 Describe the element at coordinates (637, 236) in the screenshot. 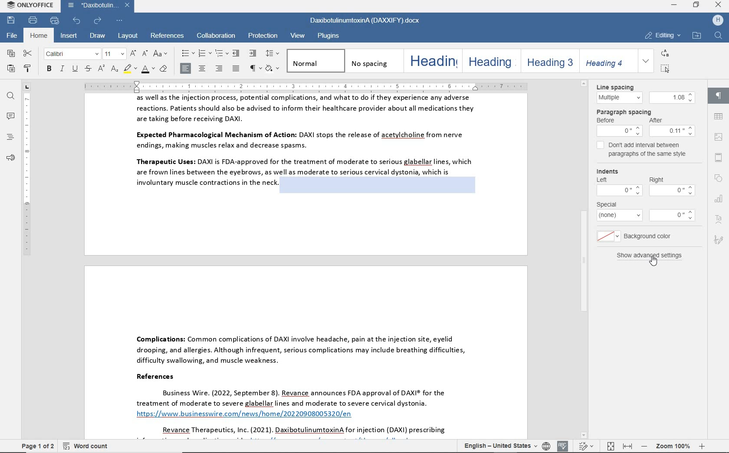

I see `background color` at that location.